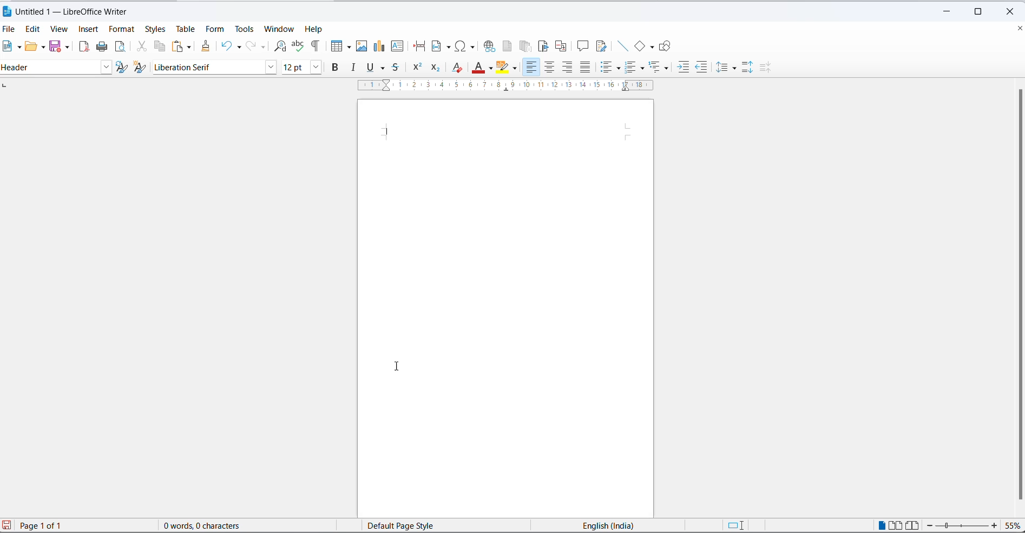  I want to click on insert chart, so click(379, 47).